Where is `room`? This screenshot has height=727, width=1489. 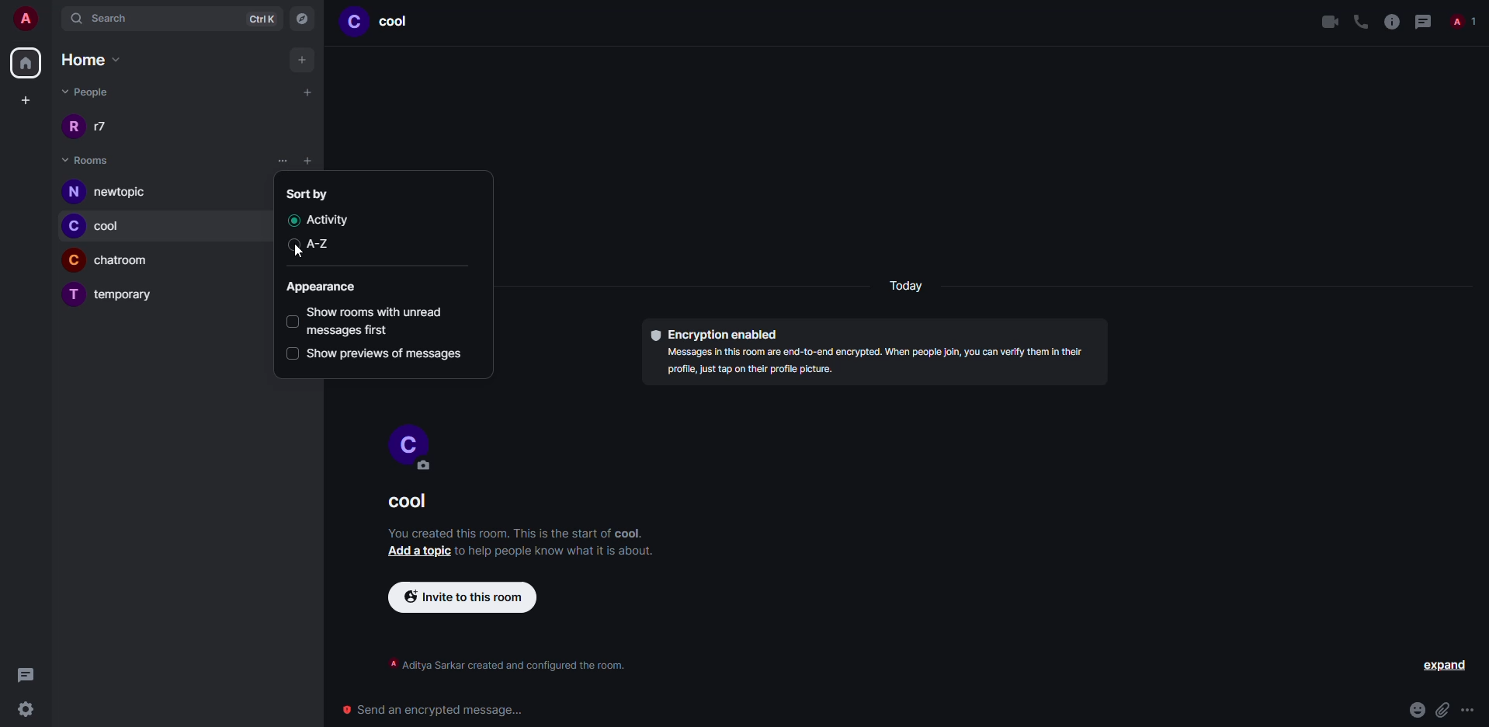
room is located at coordinates (398, 23).